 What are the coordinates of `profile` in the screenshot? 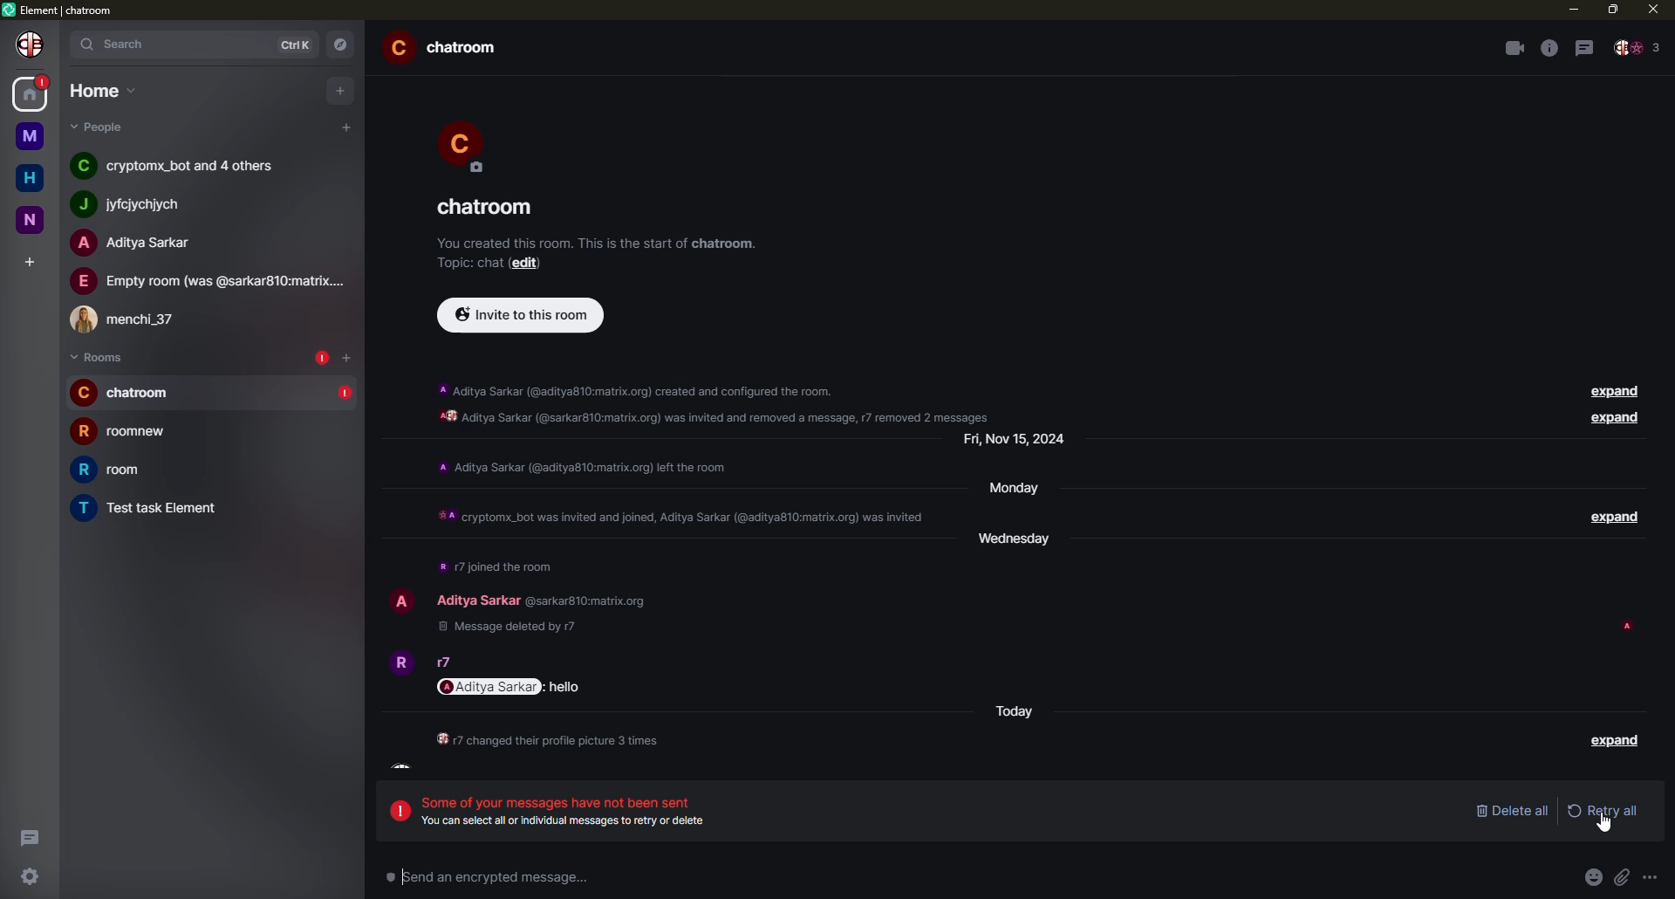 It's located at (400, 603).